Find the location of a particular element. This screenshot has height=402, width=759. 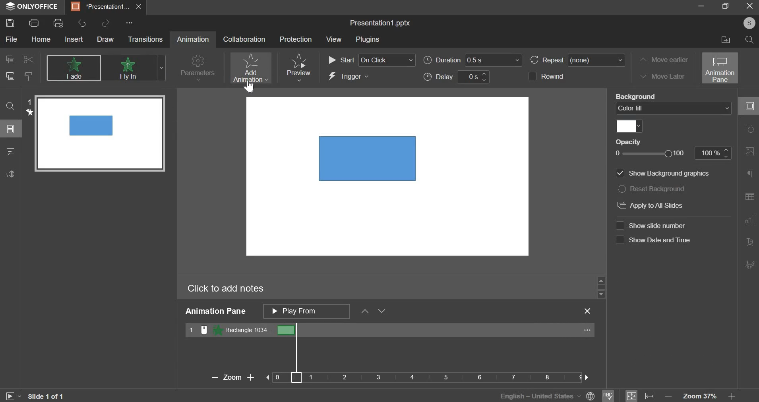

undo is located at coordinates (83, 23).